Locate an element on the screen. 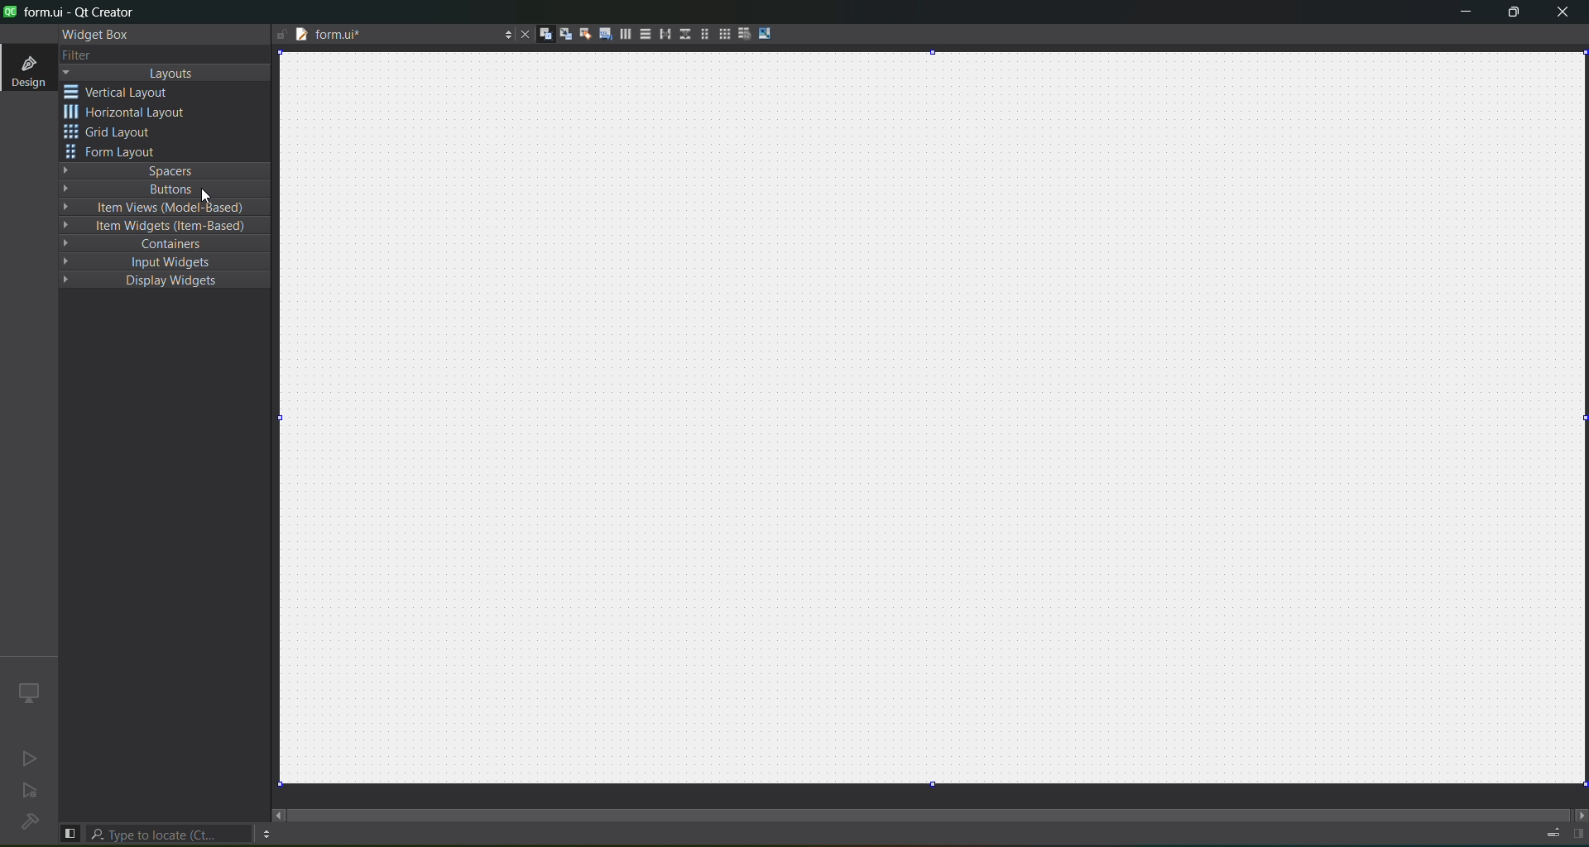 The width and height of the screenshot is (1589, 847). spaces is located at coordinates (166, 170).